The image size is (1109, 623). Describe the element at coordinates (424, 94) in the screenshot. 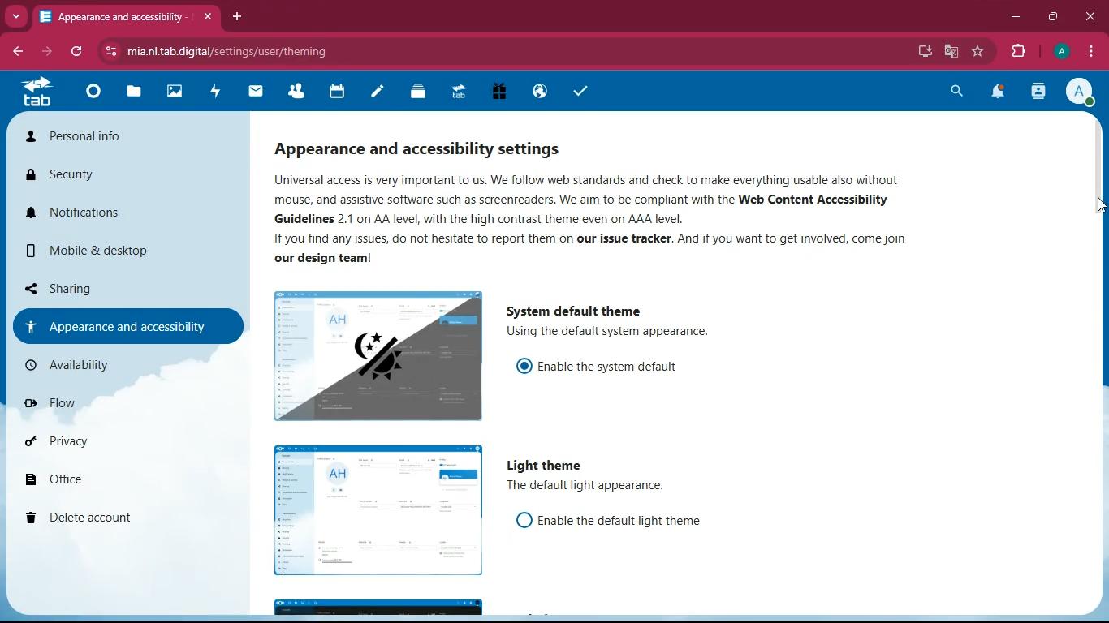

I see `layers` at that location.